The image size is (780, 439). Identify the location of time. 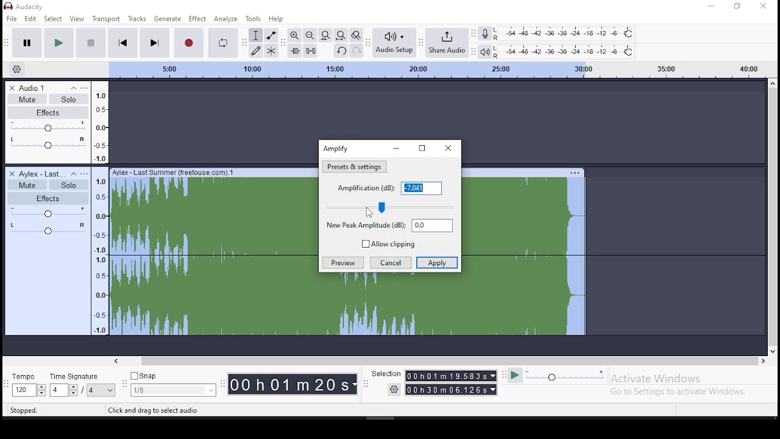
(294, 385).